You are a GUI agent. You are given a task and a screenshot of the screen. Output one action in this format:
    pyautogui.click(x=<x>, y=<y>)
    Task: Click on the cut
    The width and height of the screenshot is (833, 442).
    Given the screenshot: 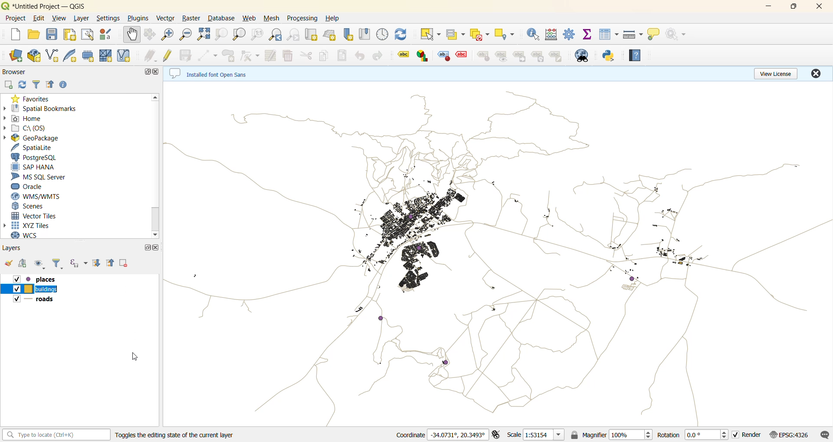 What is the action you would take?
    pyautogui.click(x=305, y=55)
    